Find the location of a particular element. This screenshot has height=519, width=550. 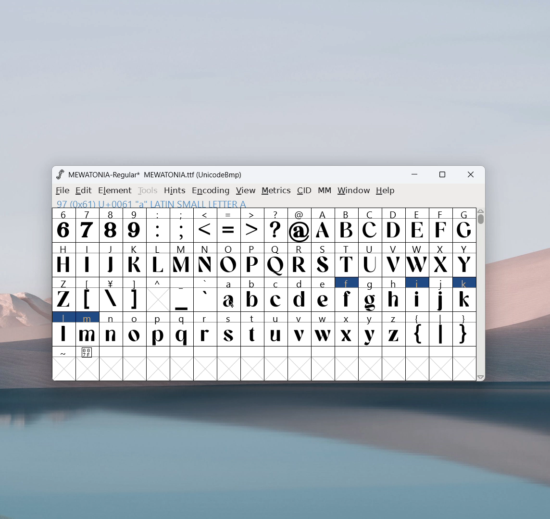

D is located at coordinates (393, 224).